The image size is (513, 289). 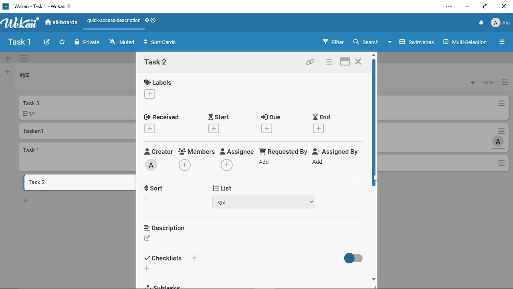 What do you see at coordinates (159, 151) in the screenshot?
I see `Creator` at bounding box center [159, 151].